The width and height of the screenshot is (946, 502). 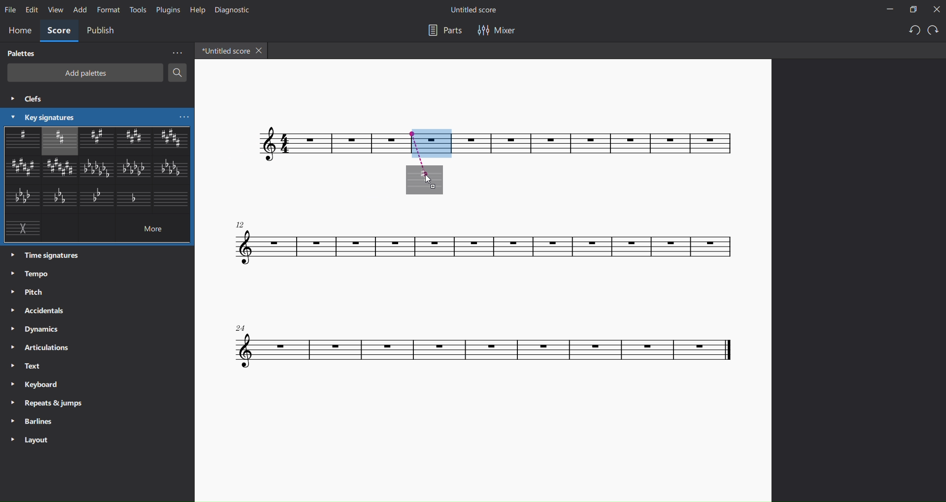 I want to click on close, so click(x=936, y=9).